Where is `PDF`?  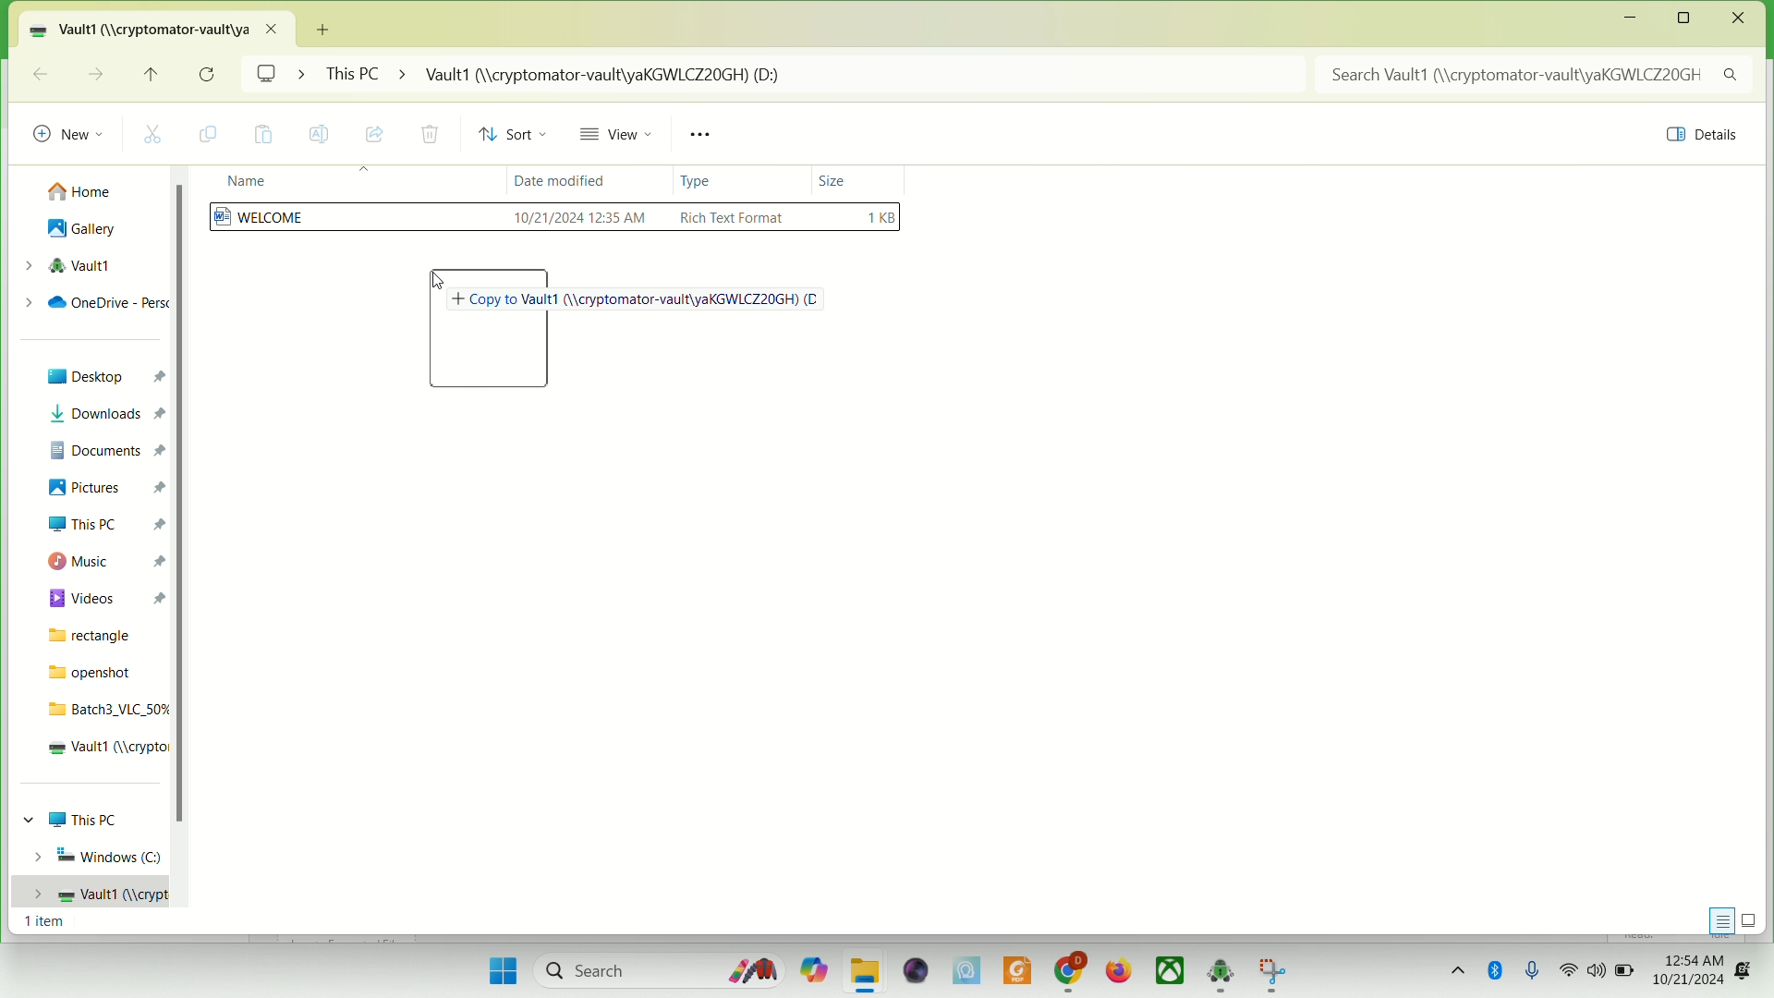 PDF is located at coordinates (1015, 968).